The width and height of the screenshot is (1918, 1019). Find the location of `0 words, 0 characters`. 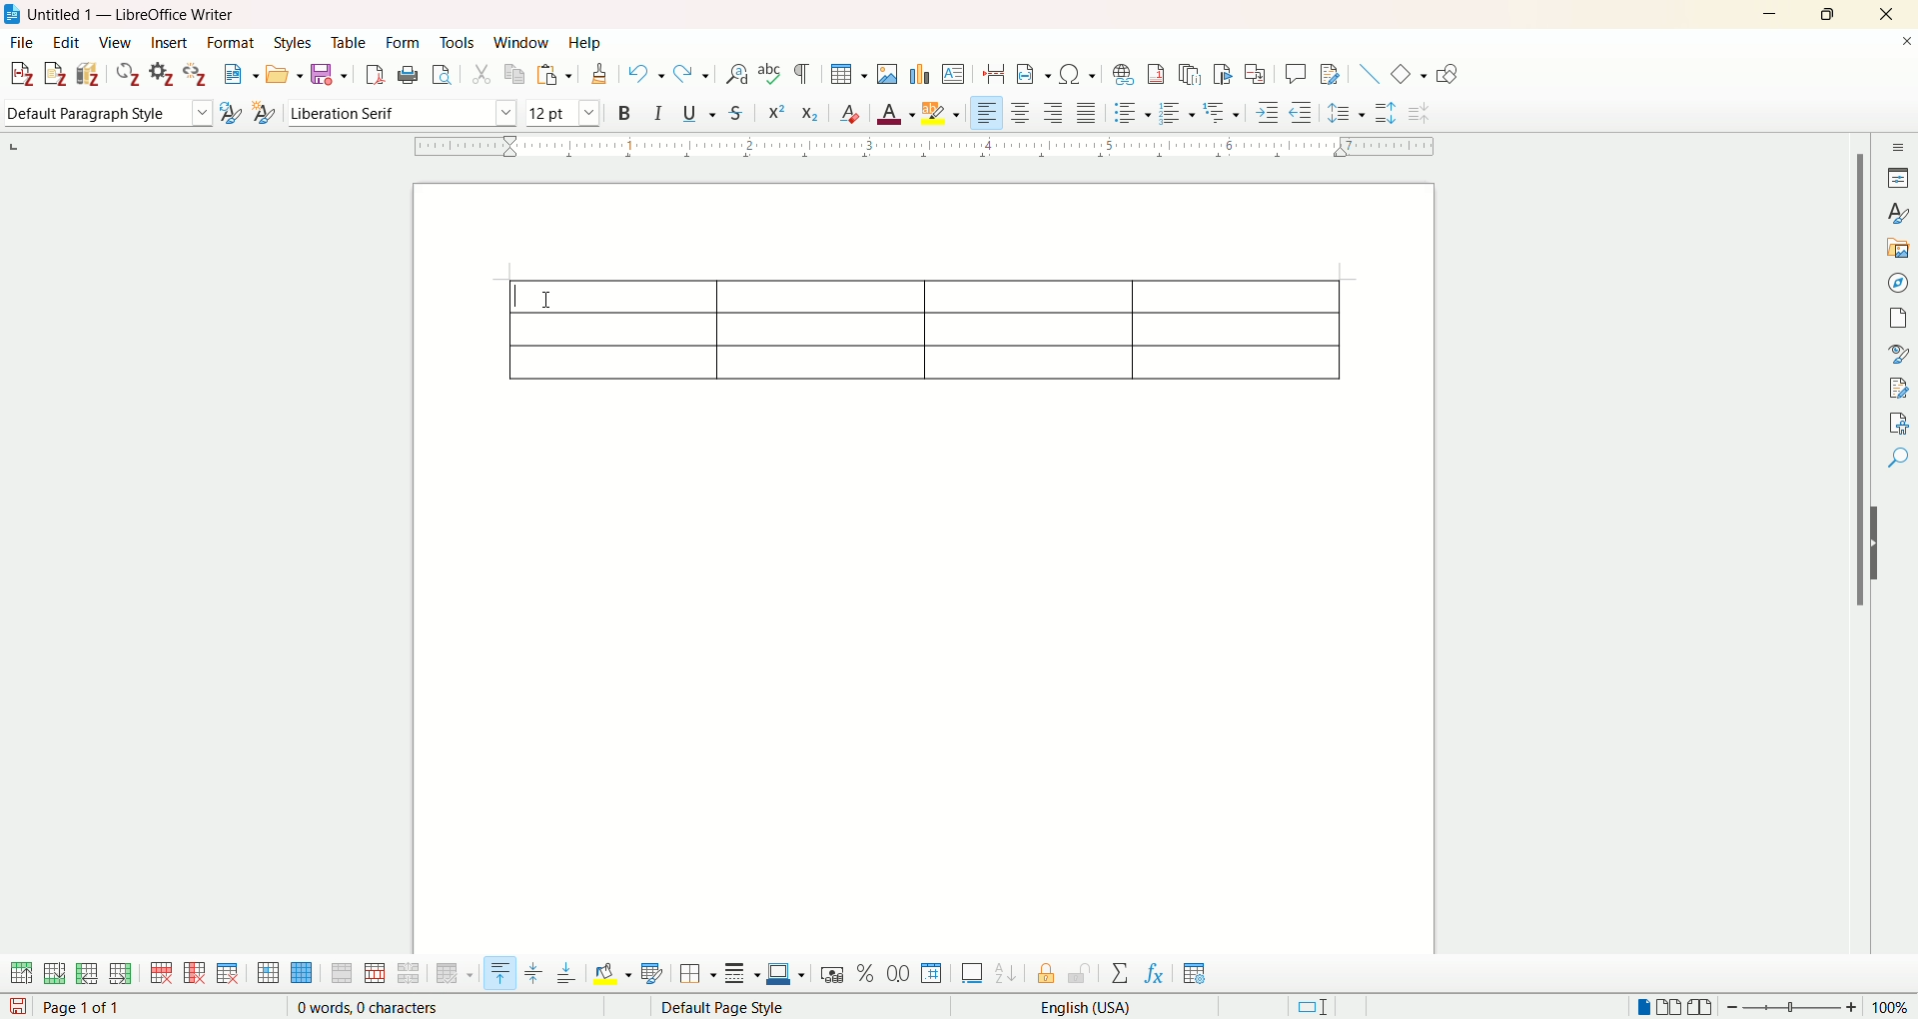

0 words, 0 characters is located at coordinates (371, 1006).